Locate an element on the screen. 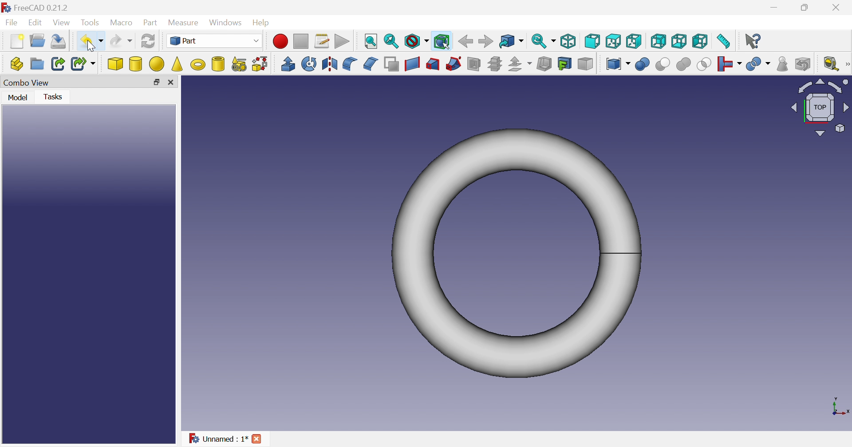  Cone is located at coordinates (177, 65).